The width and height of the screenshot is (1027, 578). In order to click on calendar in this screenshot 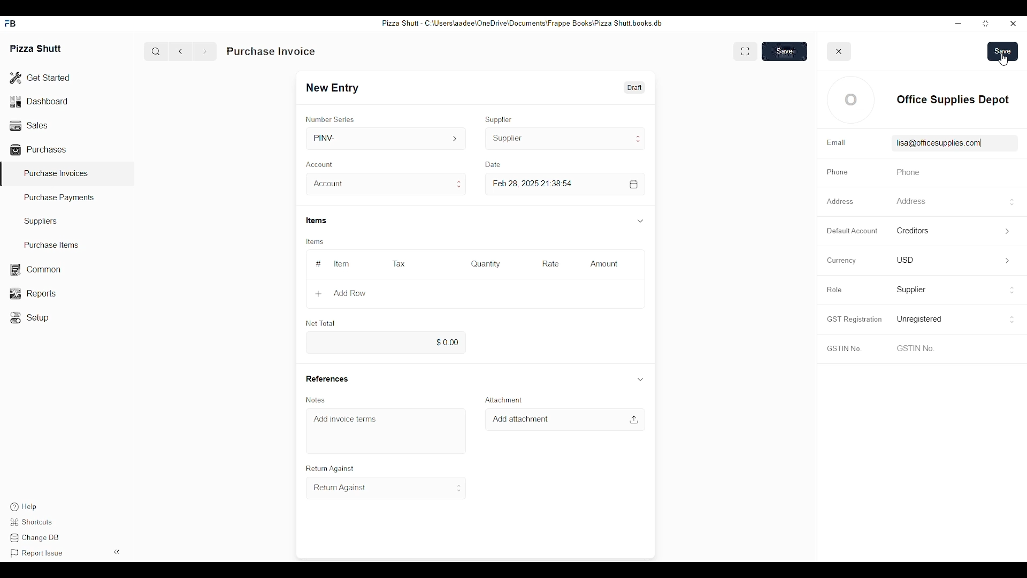, I will do `click(634, 184)`.